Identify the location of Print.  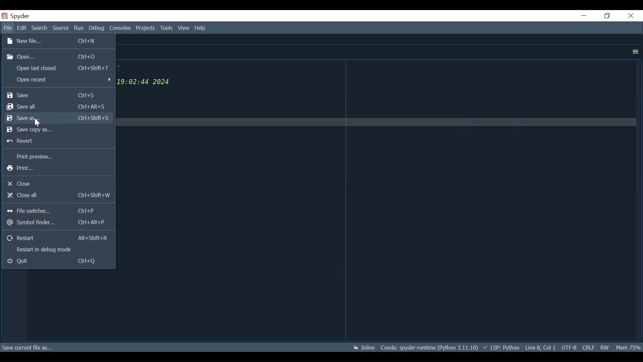
(59, 169).